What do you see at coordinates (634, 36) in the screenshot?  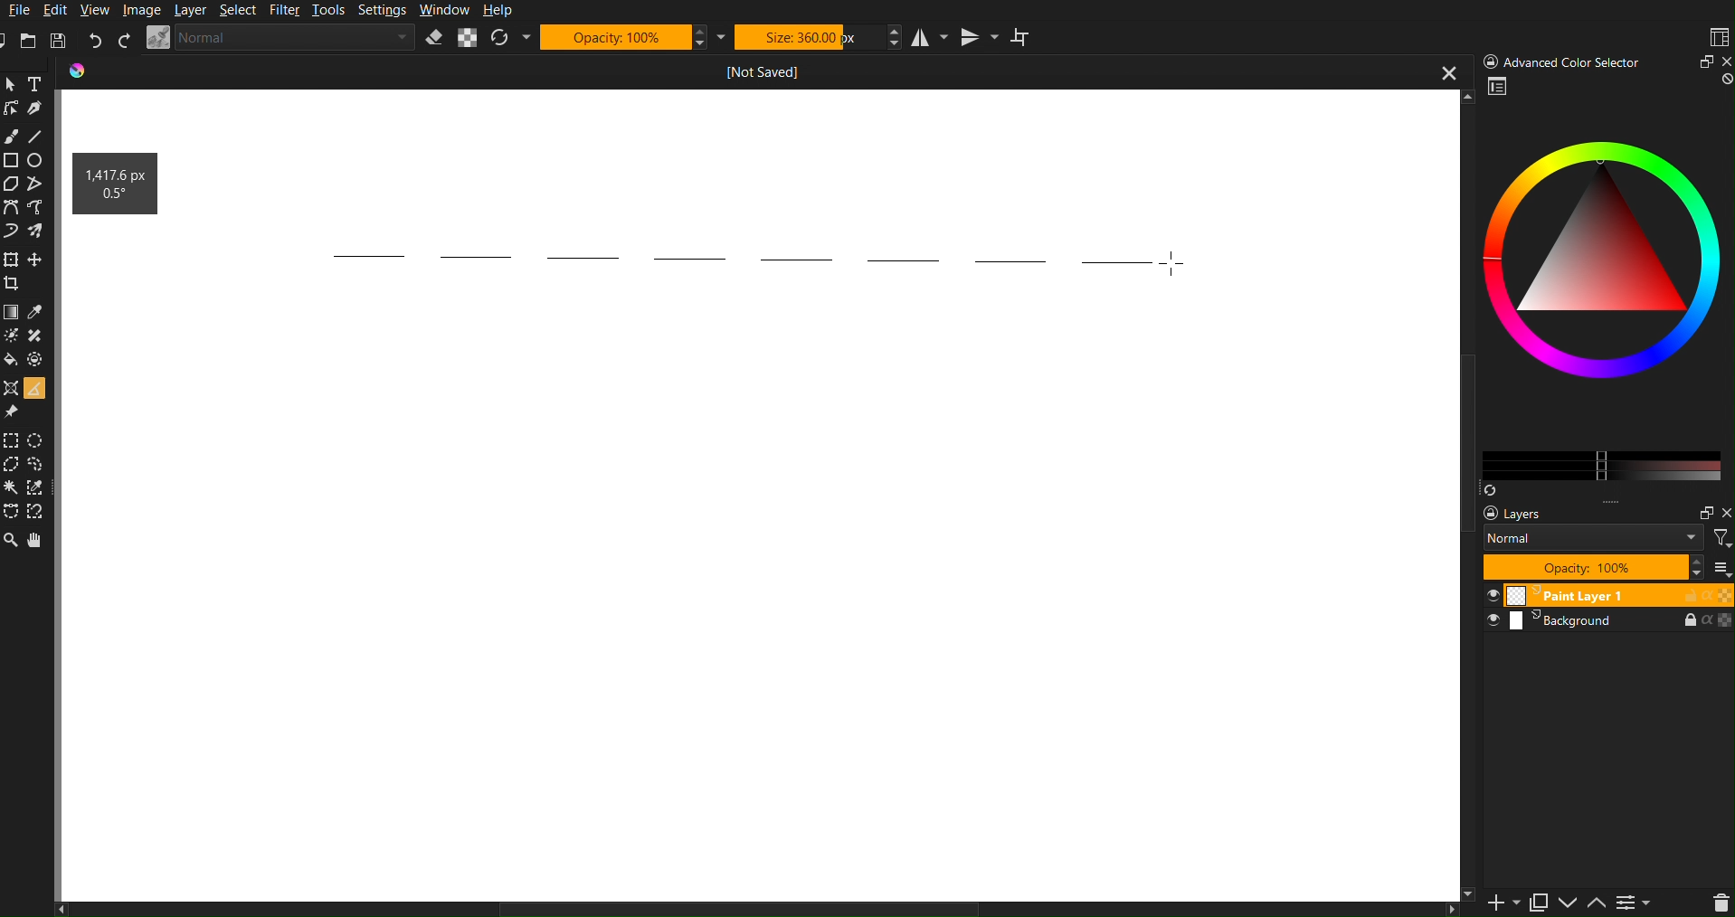 I see `Opacity` at bounding box center [634, 36].